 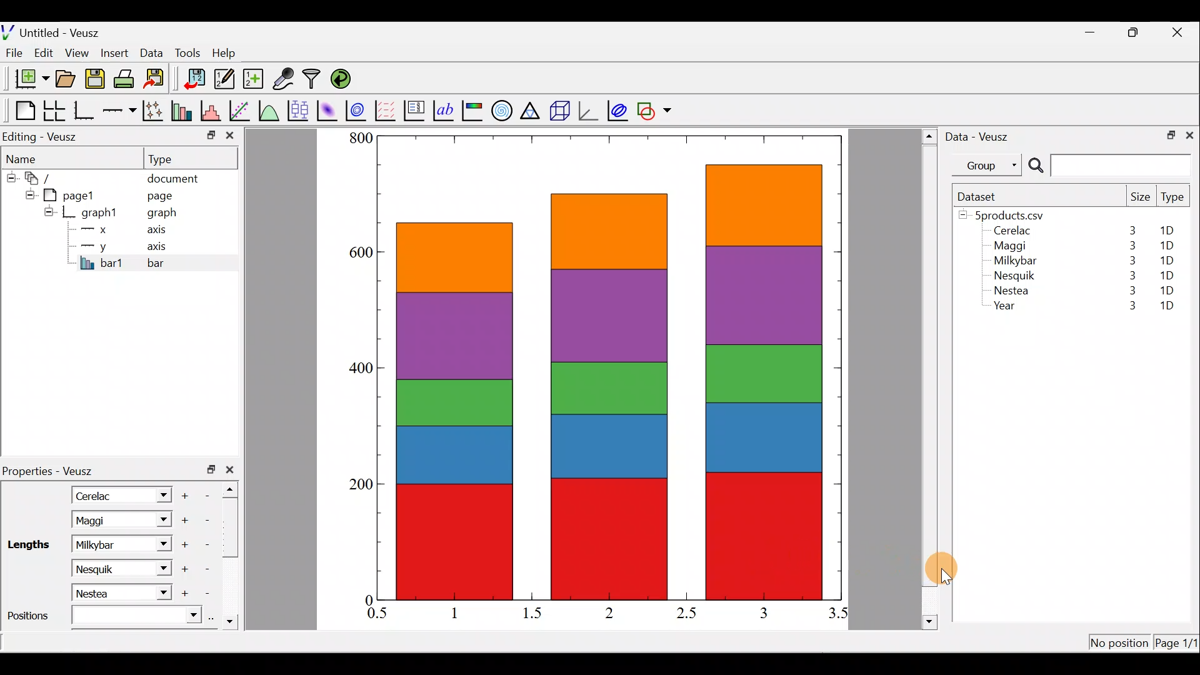 I want to click on 2.5, so click(x=686, y=613).